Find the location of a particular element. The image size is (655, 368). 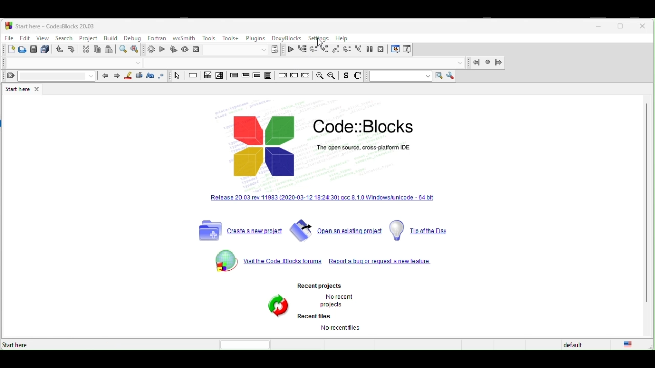

next instruction is located at coordinates (347, 50).